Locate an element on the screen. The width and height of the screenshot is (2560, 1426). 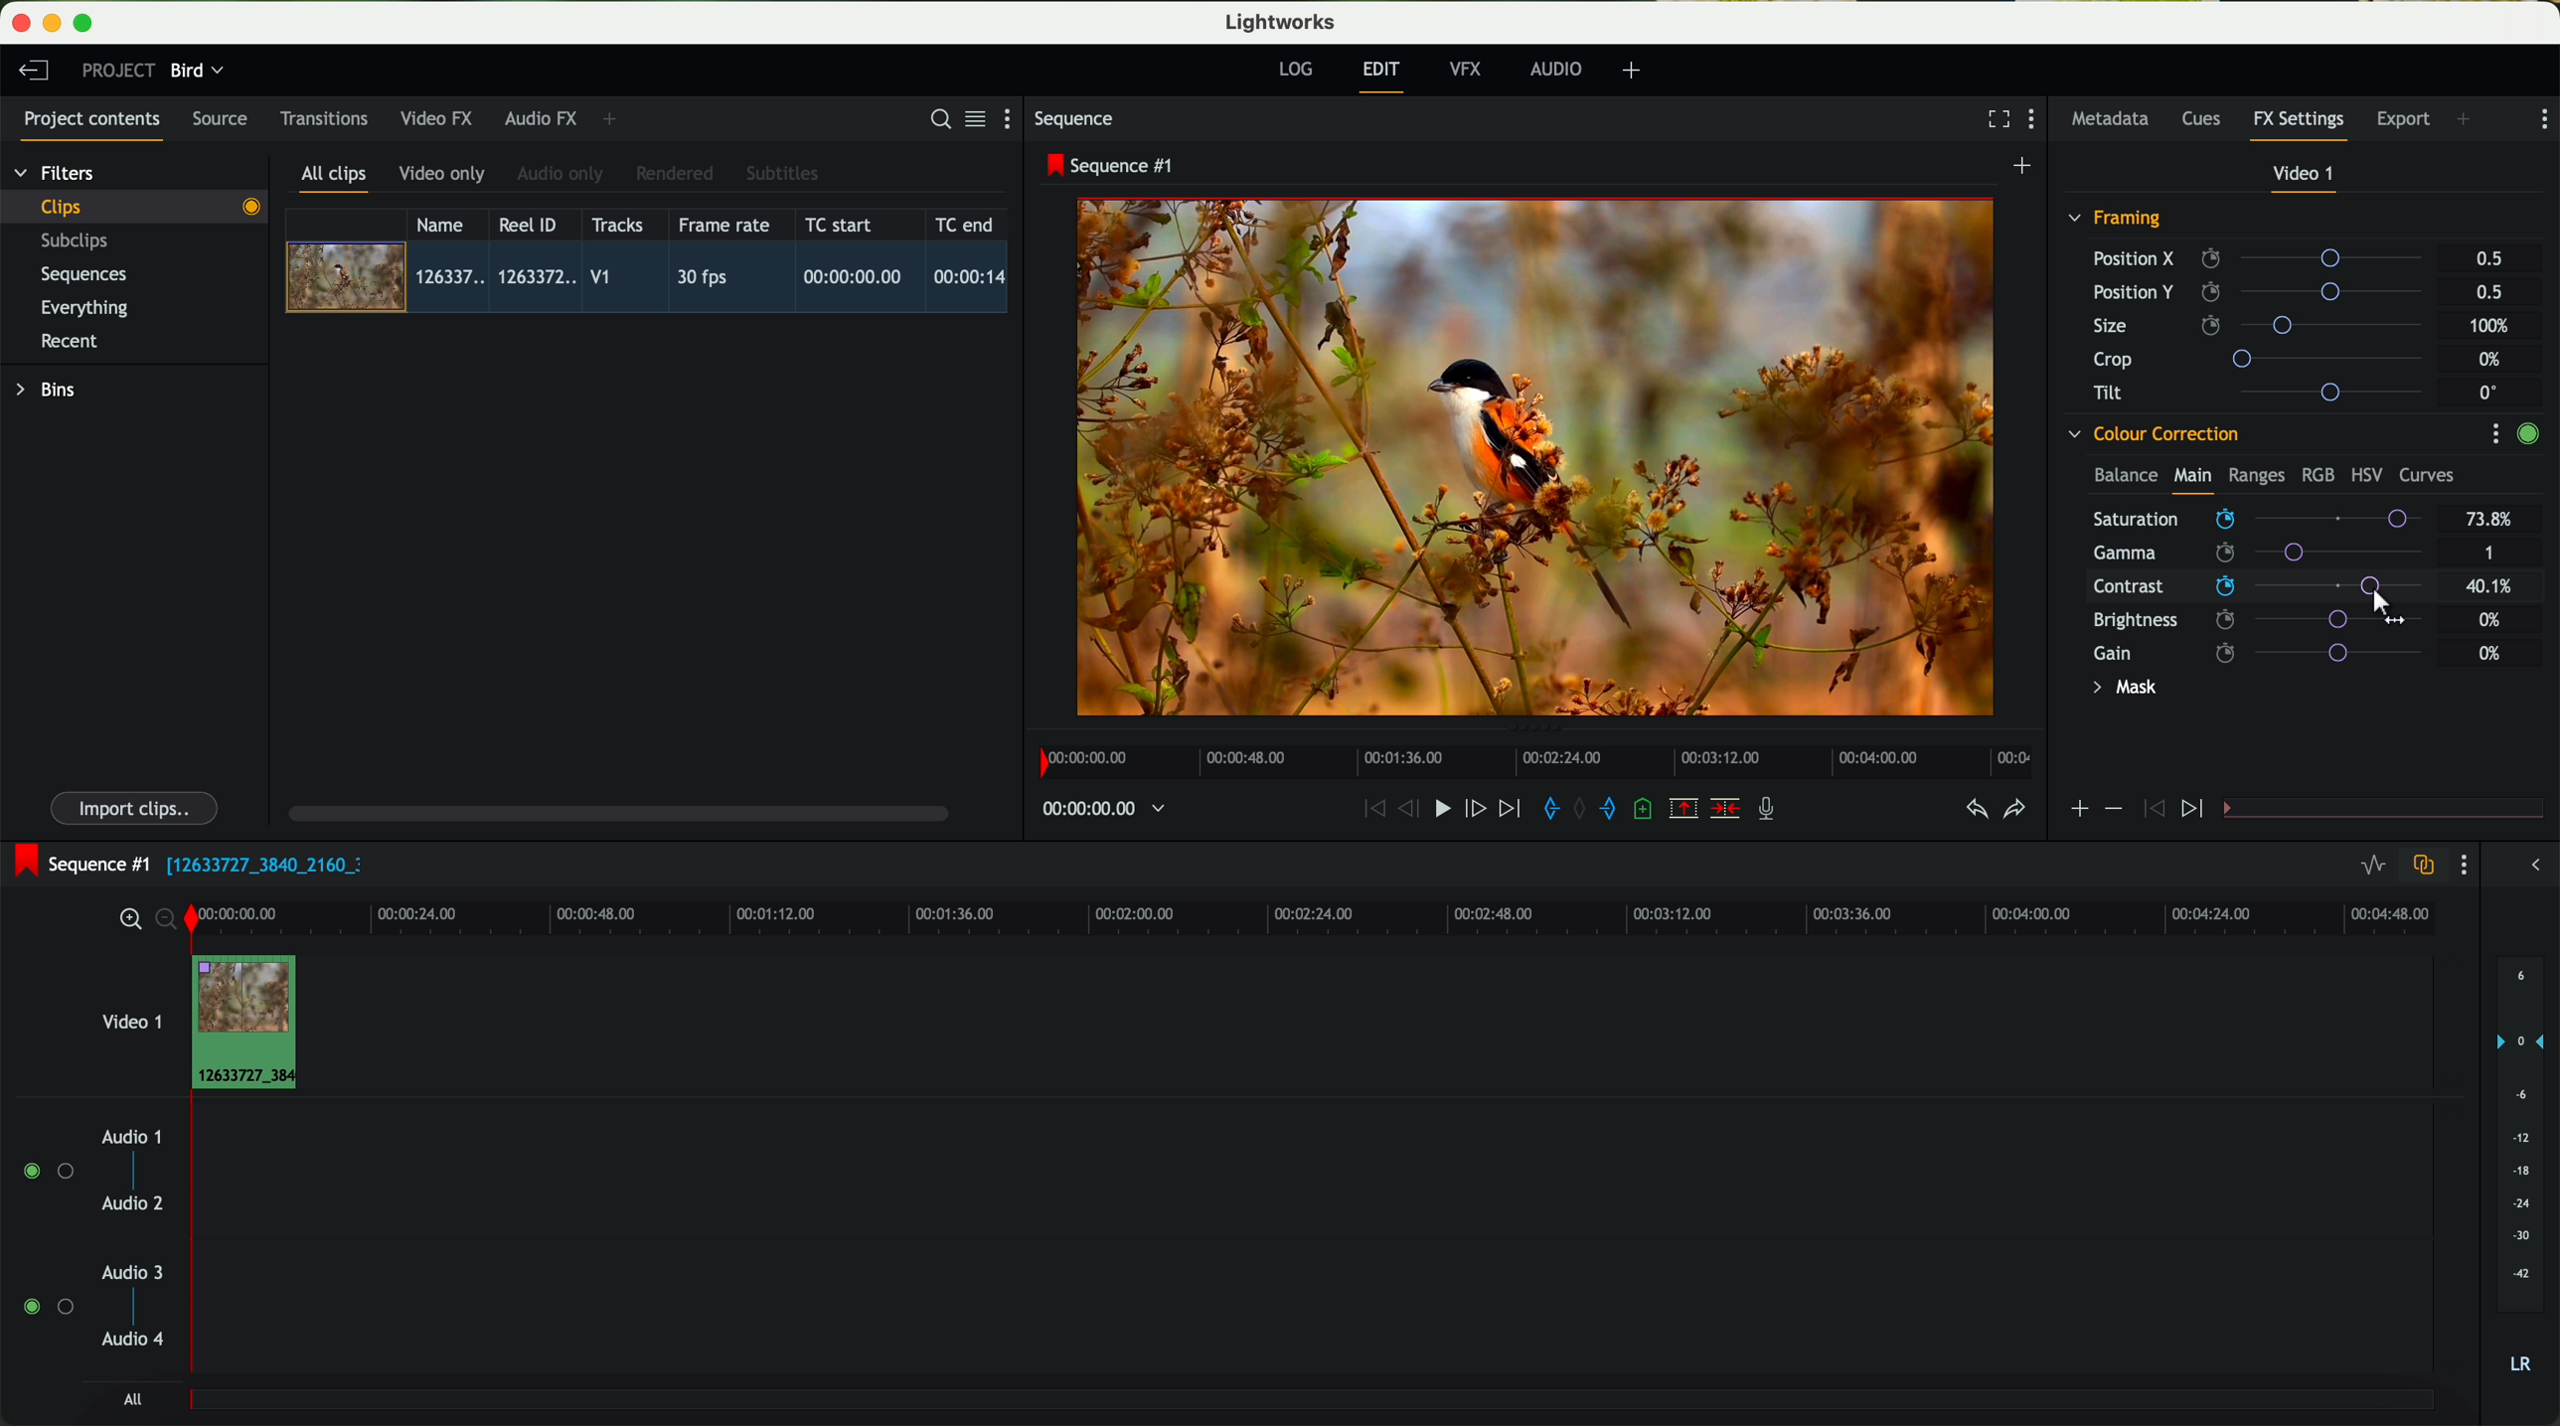
enable audio is located at coordinates (47, 1306).